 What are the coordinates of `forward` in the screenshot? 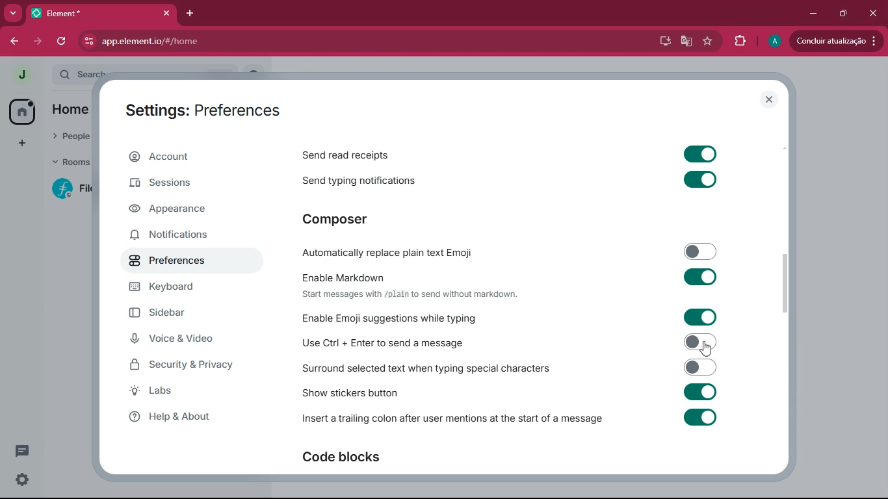 It's located at (39, 40).